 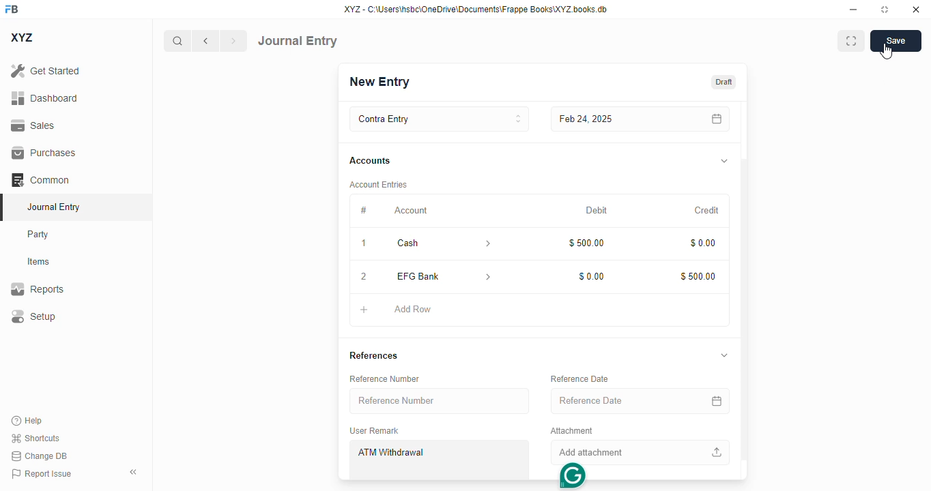 What do you see at coordinates (572, 432) in the screenshot?
I see `attachment` at bounding box center [572, 432].